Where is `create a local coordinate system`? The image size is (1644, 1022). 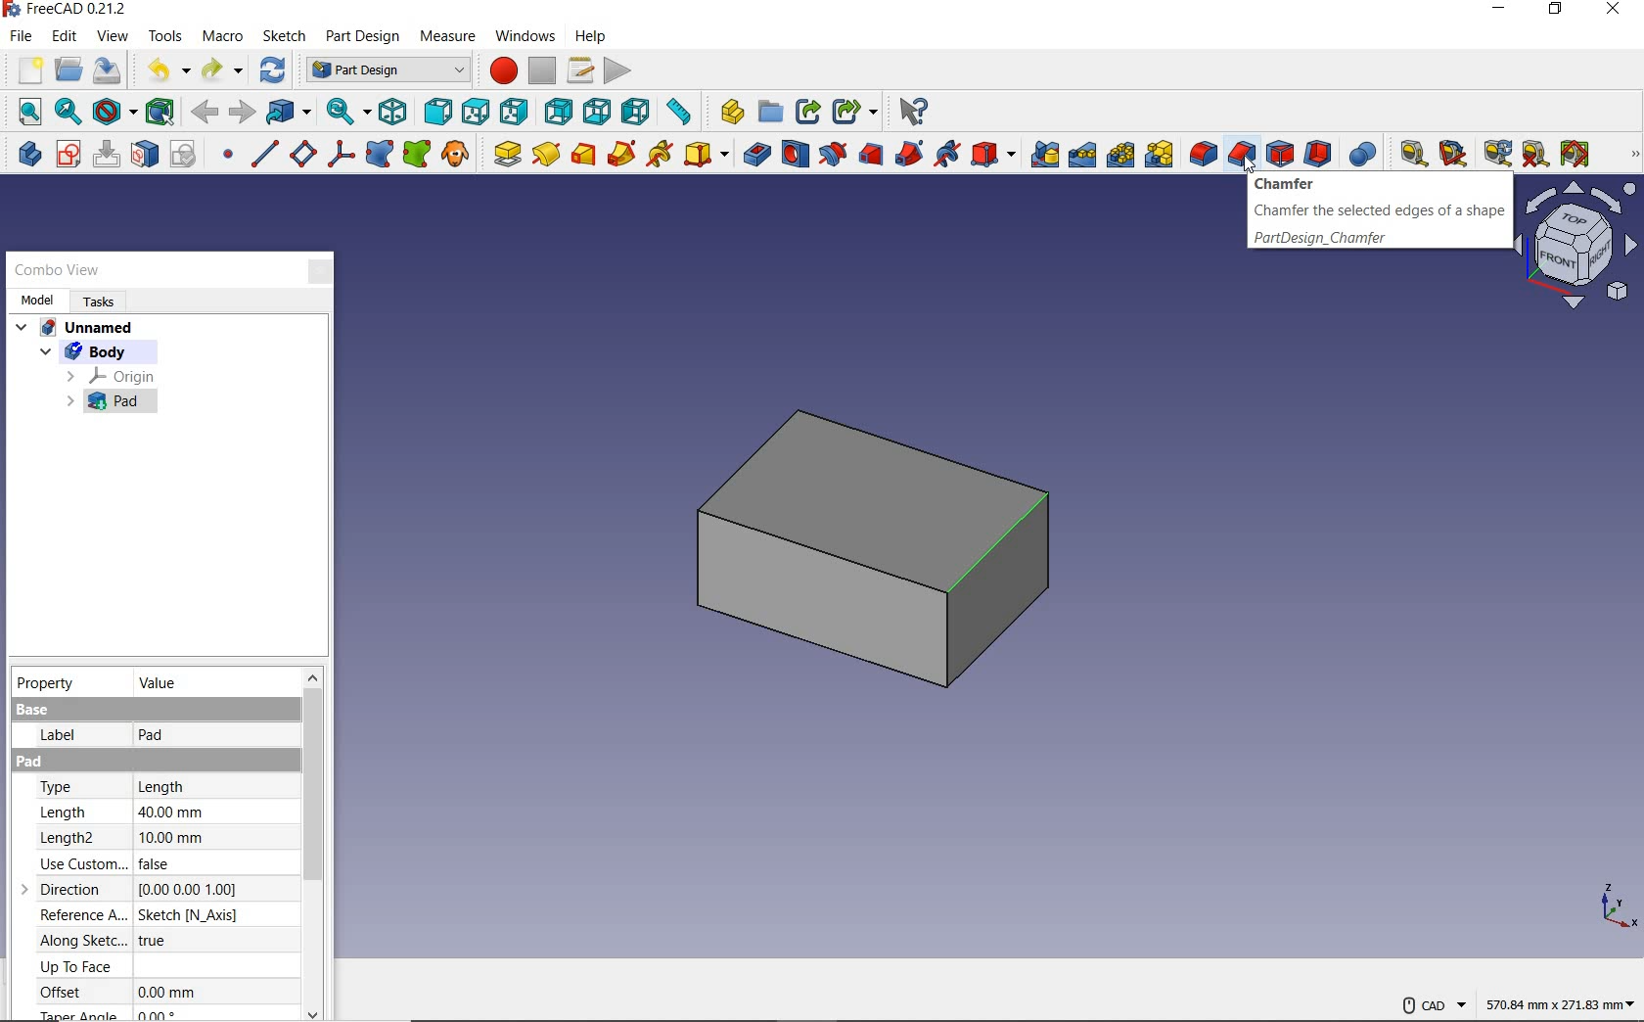 create a local coordinate system is located at coordinates (341, 155).